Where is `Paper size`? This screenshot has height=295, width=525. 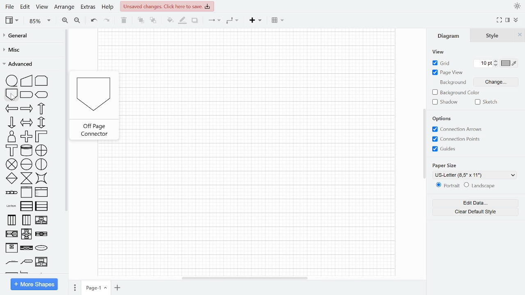 Paper size is located at coordinates (446, 166).